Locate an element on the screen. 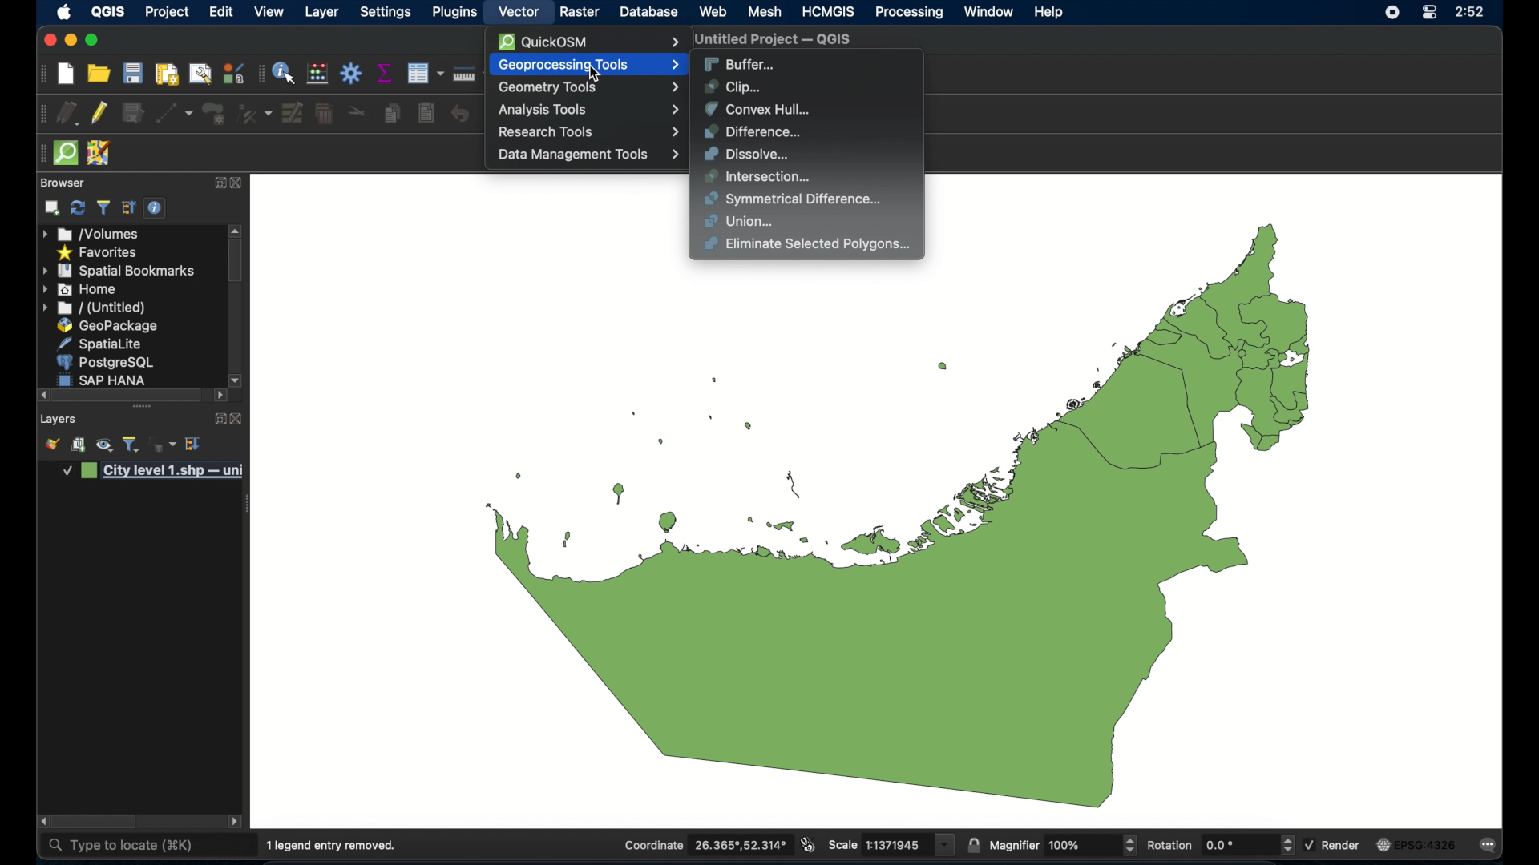 This screenshot has width=1539, height=865. vector selected is located at coordinates (519, 13).